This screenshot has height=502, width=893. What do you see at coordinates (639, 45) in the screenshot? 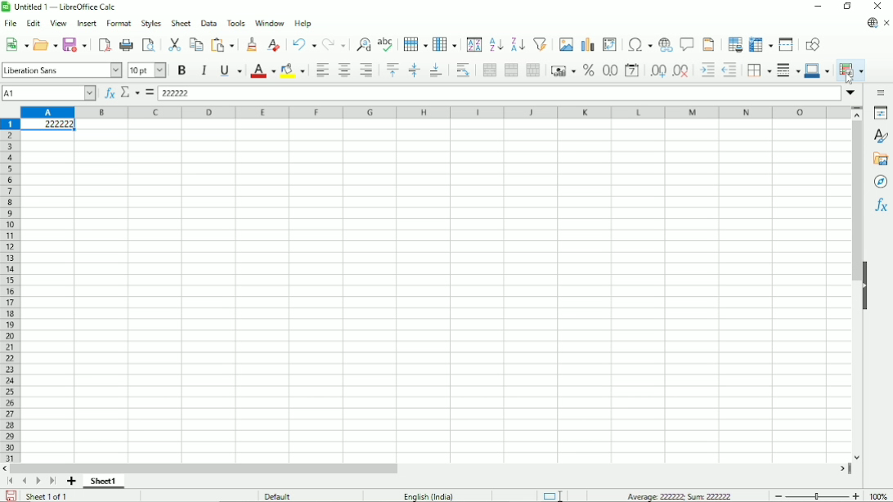
I see `Insert special characters` at bounding box center [639, 45].